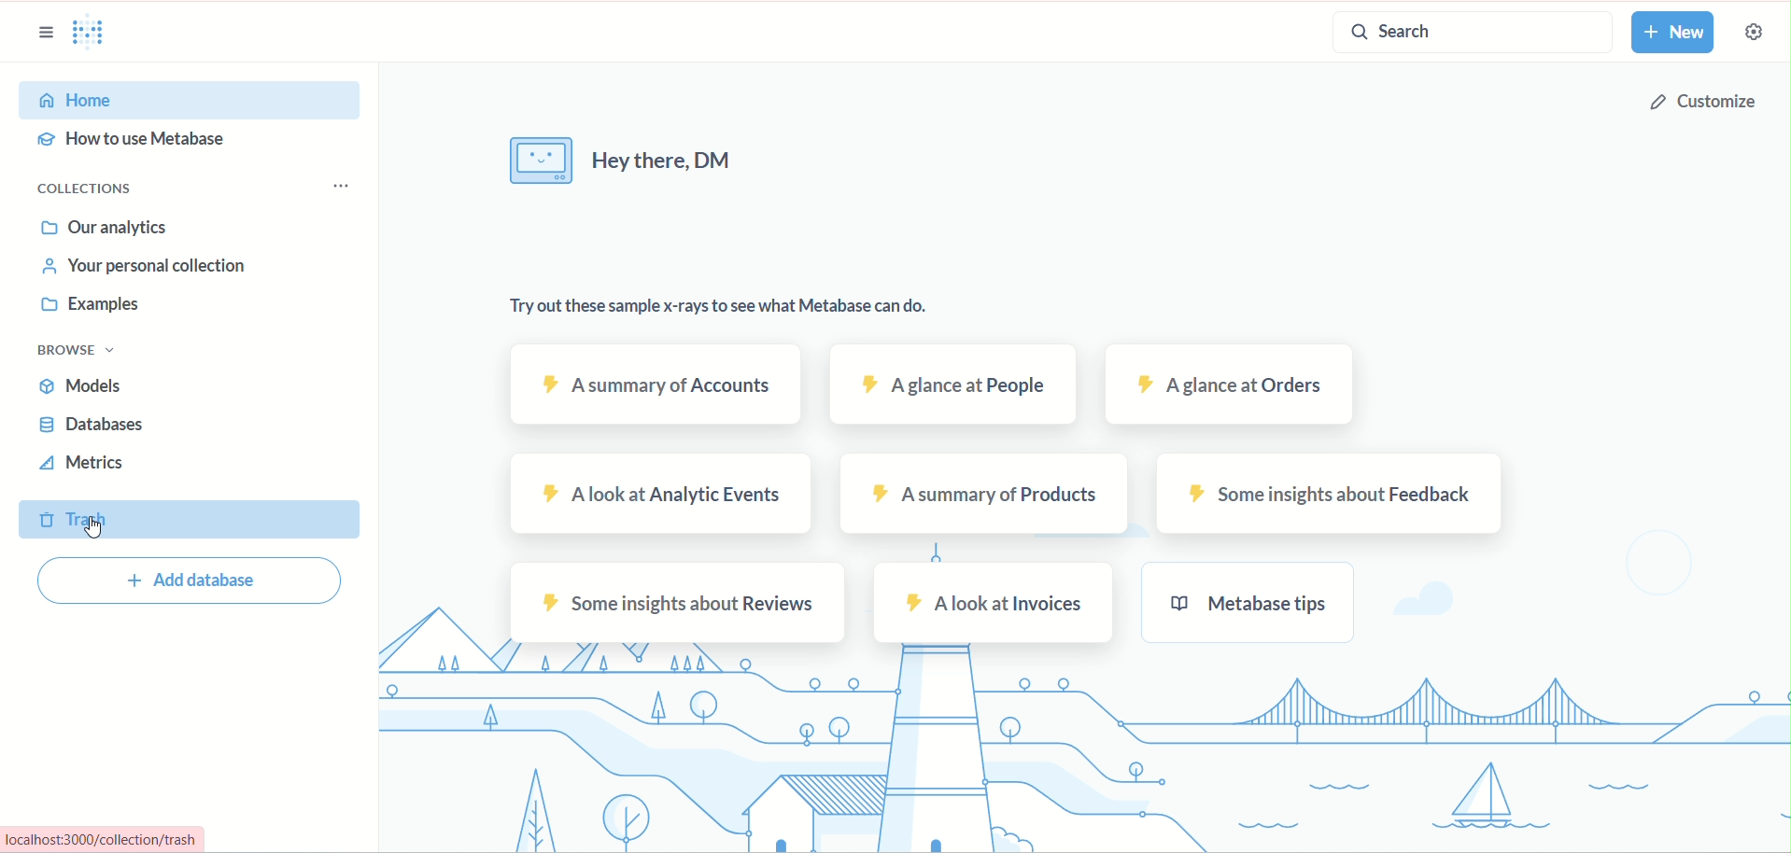 The width and height of the screenshot is (1791, 853). What do you see at coordinates (96, 530) in the screenshot?
I see `cursor` at bounding box center [96, 530].